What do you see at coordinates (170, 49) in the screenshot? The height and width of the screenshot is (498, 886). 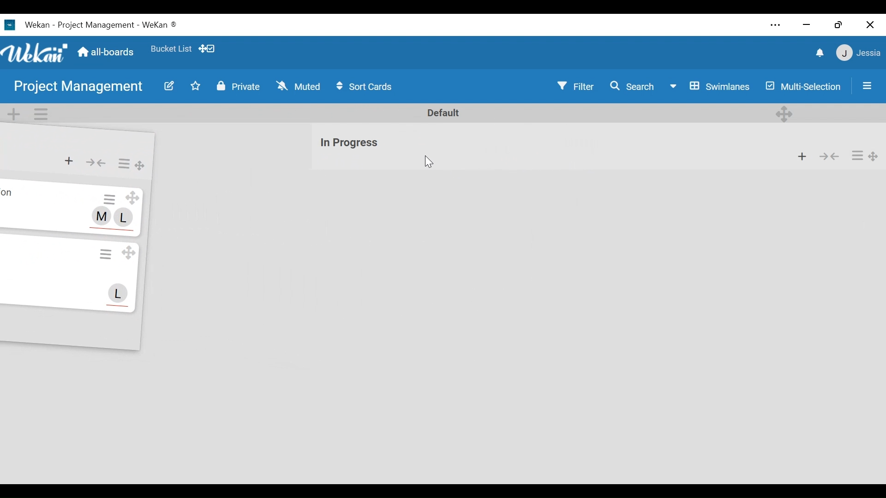 I see `Favorite` at bounding box center [170, 49].